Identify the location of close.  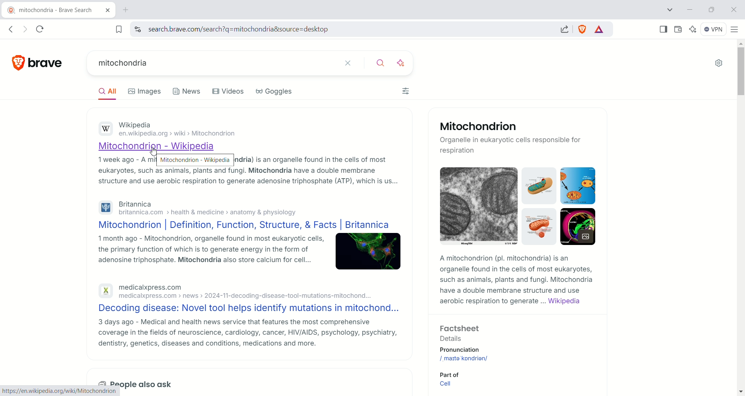
(346, 63).